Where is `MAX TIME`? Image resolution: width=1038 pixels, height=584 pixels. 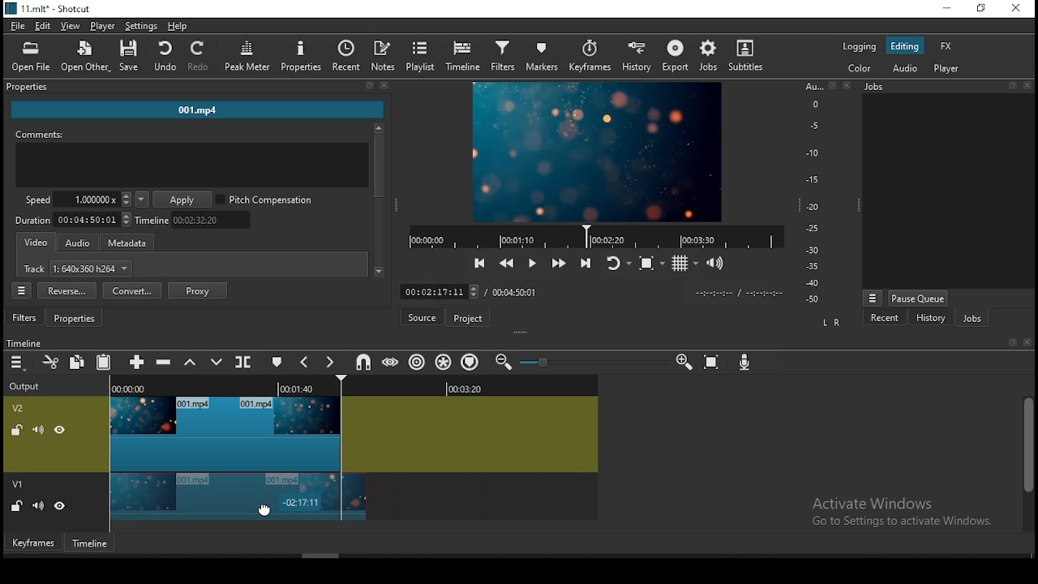 MAX TIME is located at coordinates (515, 292).